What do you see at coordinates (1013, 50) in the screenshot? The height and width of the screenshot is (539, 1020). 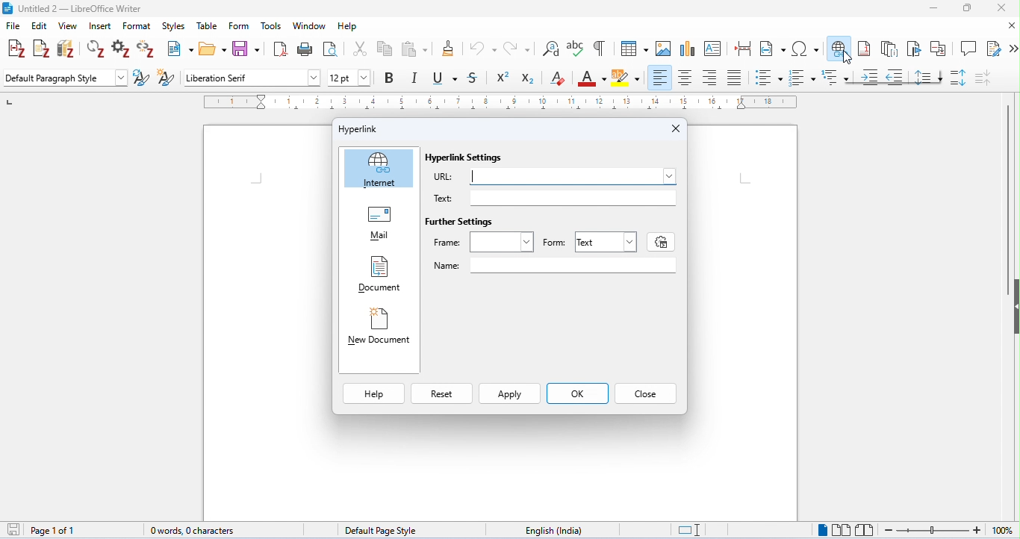 I see `more` at bounding box center [1013, 50].